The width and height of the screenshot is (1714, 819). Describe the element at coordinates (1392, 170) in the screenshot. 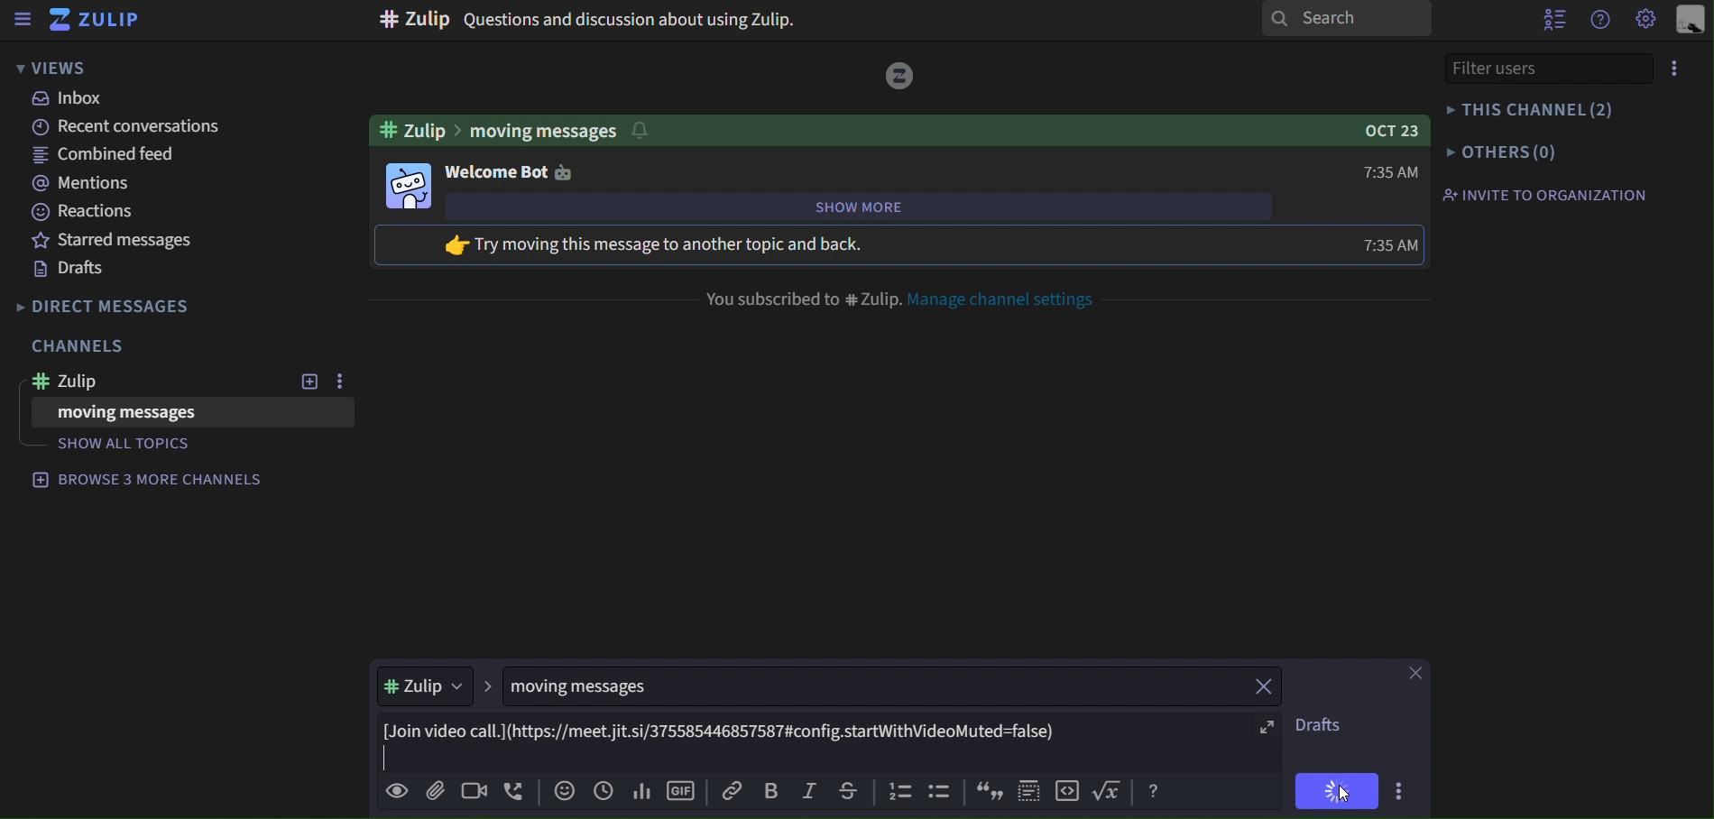

I see `7:35 AM` at that location.